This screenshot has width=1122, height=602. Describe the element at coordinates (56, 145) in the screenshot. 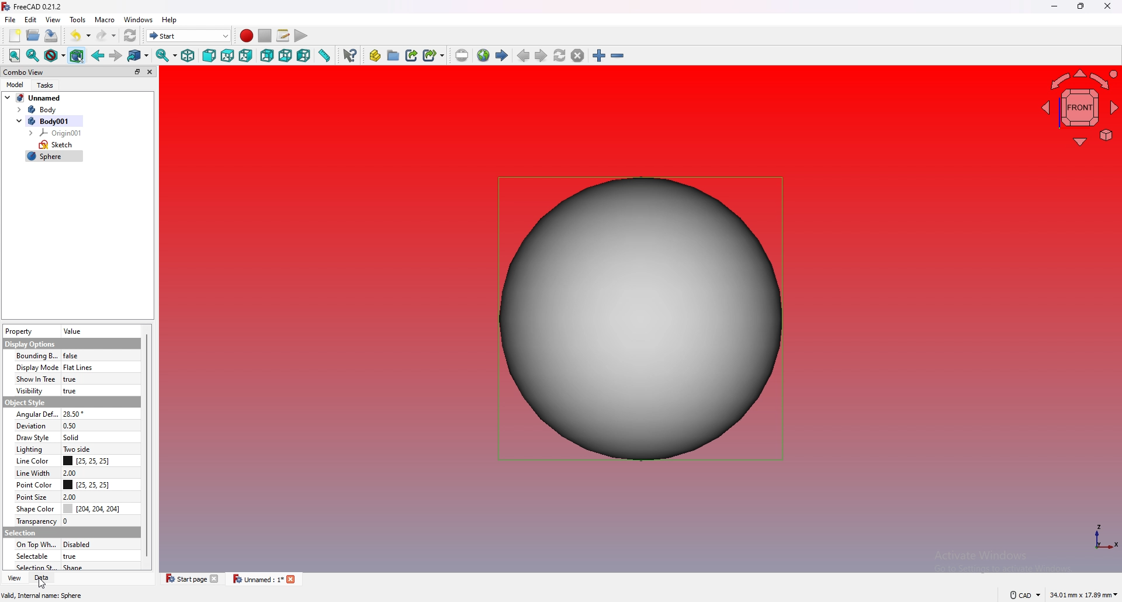

I see `sketch` at that location.